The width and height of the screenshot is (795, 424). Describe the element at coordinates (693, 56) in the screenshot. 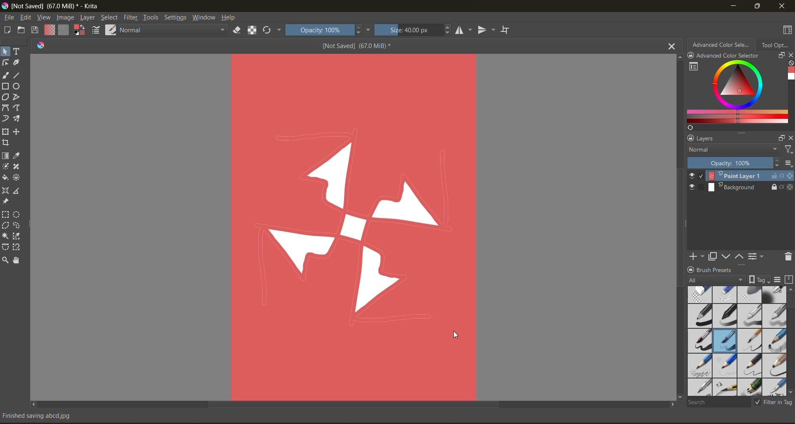

I see `lock/unlock docker` at that location.